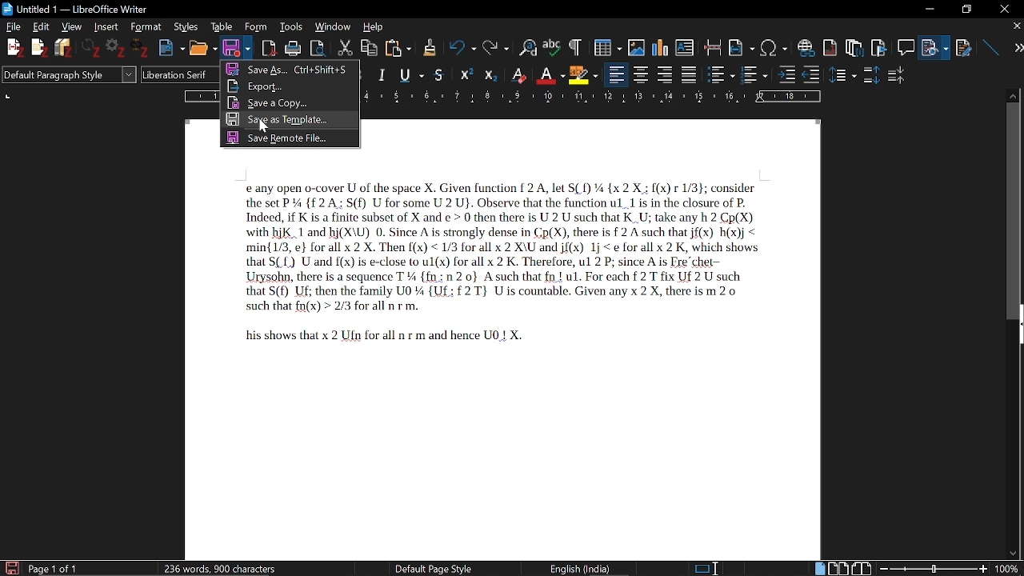  What do you see at coordinates (937, 45) in the screenshot?
I see `File` at bounding box center [937, 45].